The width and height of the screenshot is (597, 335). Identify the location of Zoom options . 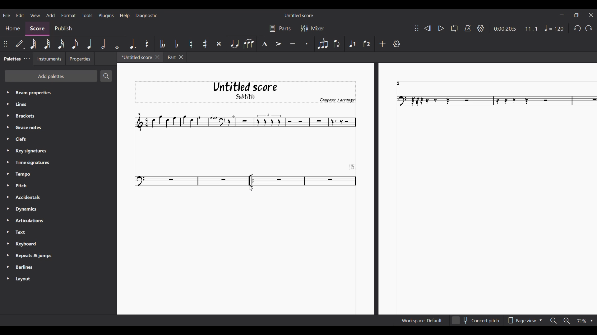
(585, 321).